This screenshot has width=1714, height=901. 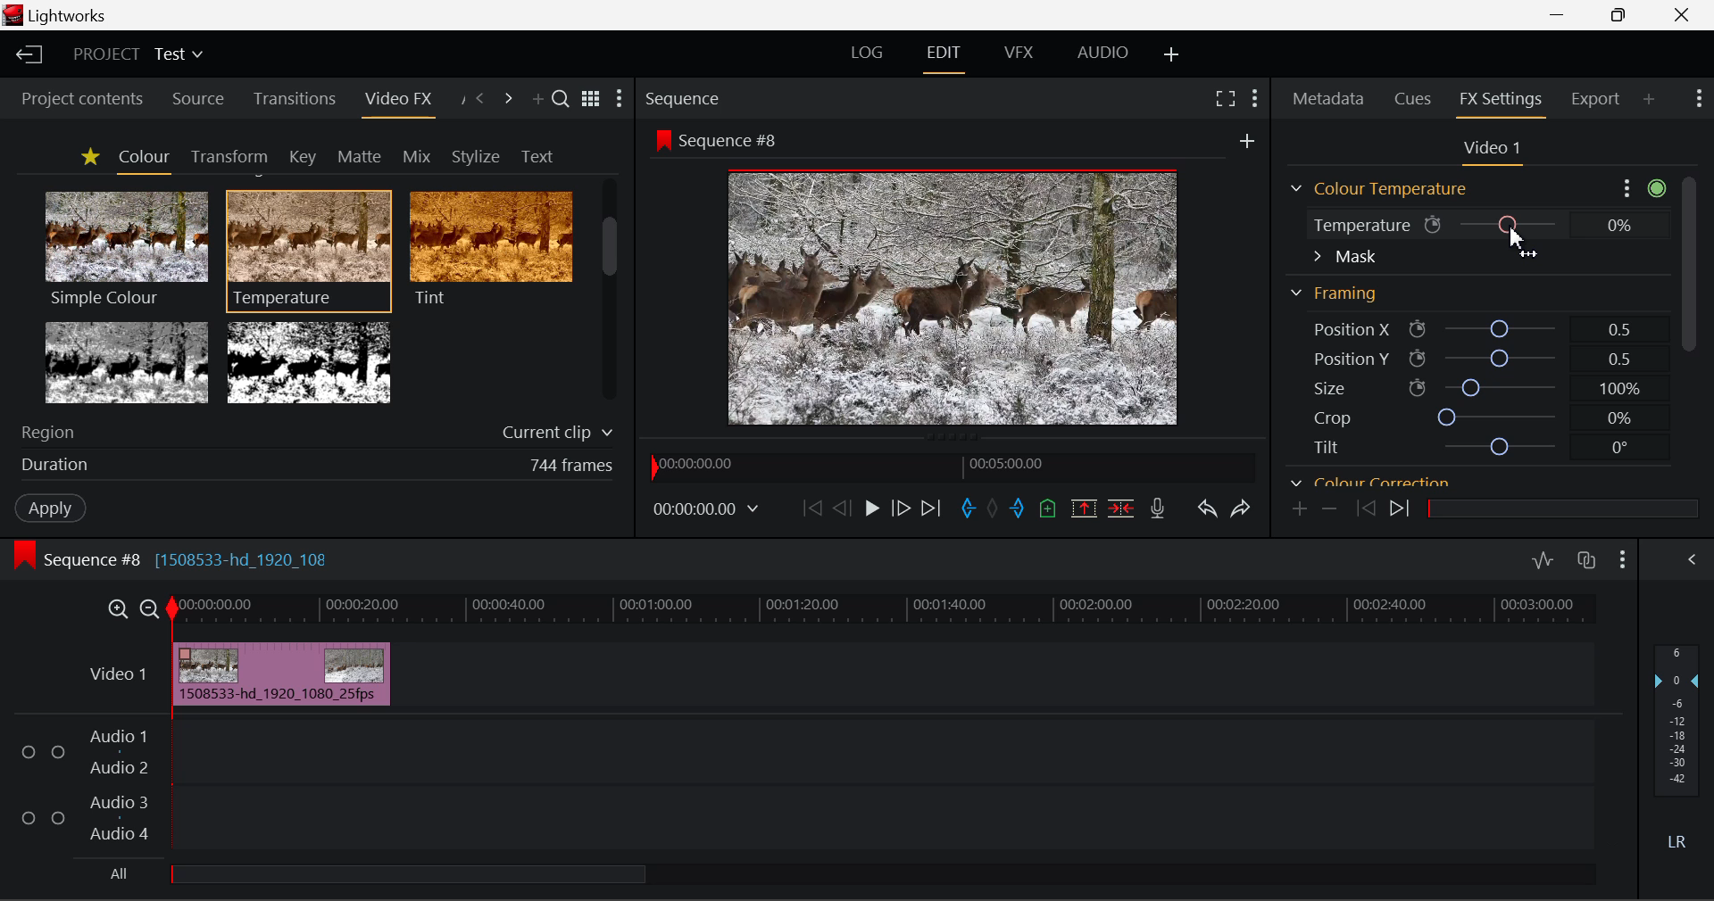 I want to click on Sequence #8 [1508533-hd_1920_108, so click(x=191, y=556).